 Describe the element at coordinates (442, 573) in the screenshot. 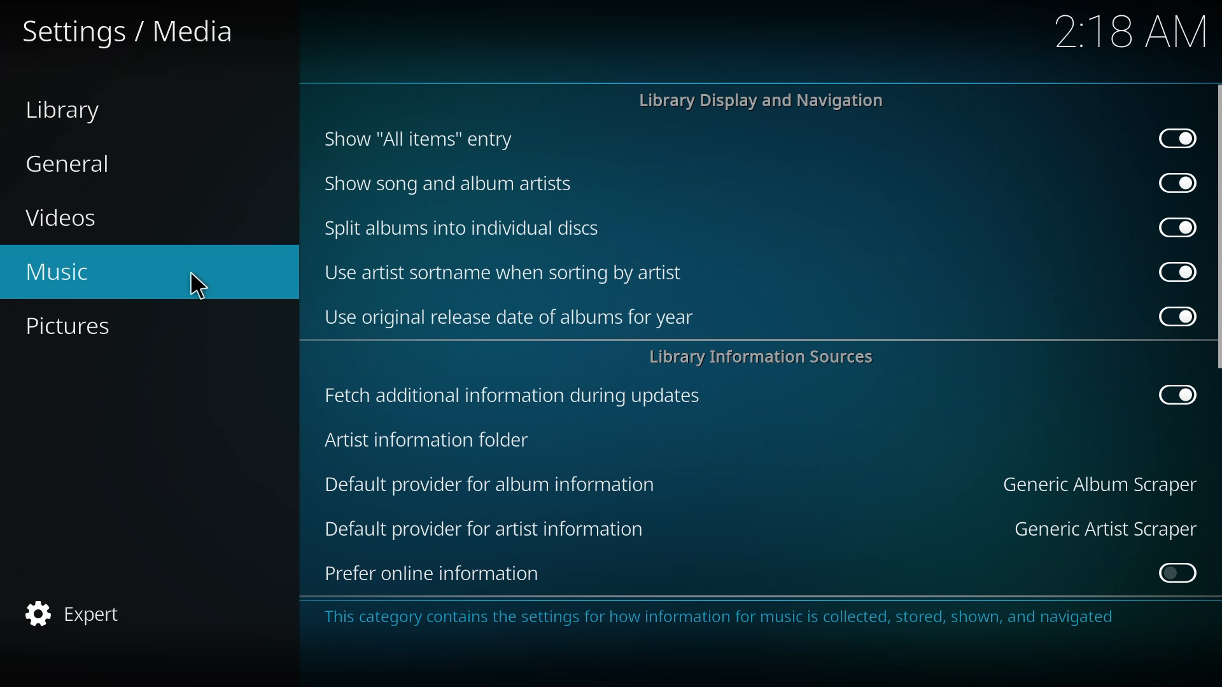

I see `prefer online information` at that location.